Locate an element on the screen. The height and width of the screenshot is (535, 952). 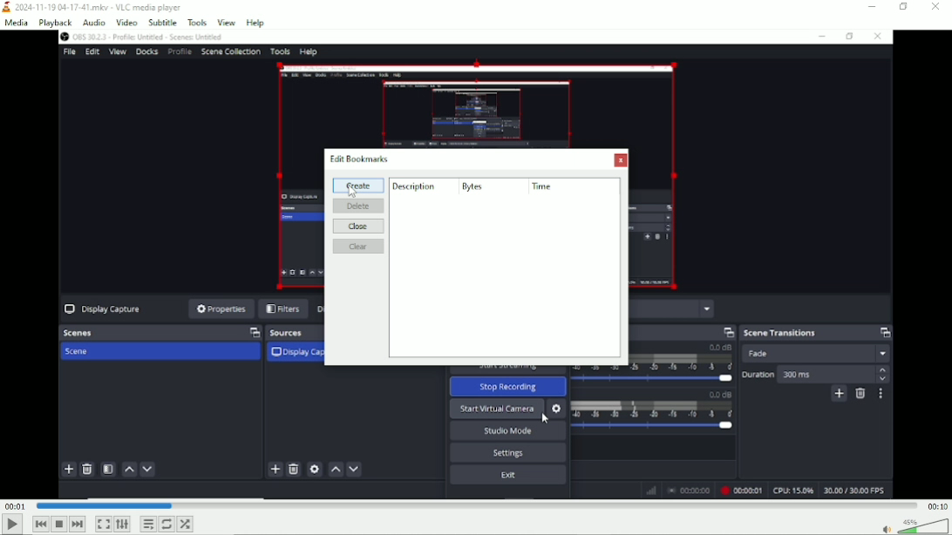
00:01 is located at coordinates (15, 505).